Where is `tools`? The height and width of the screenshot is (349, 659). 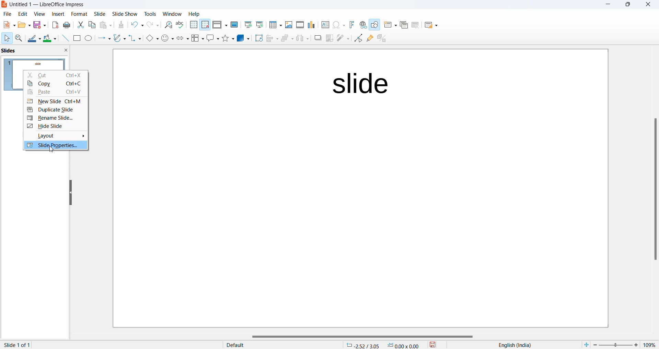 tools is located at coordinates (151, 13).